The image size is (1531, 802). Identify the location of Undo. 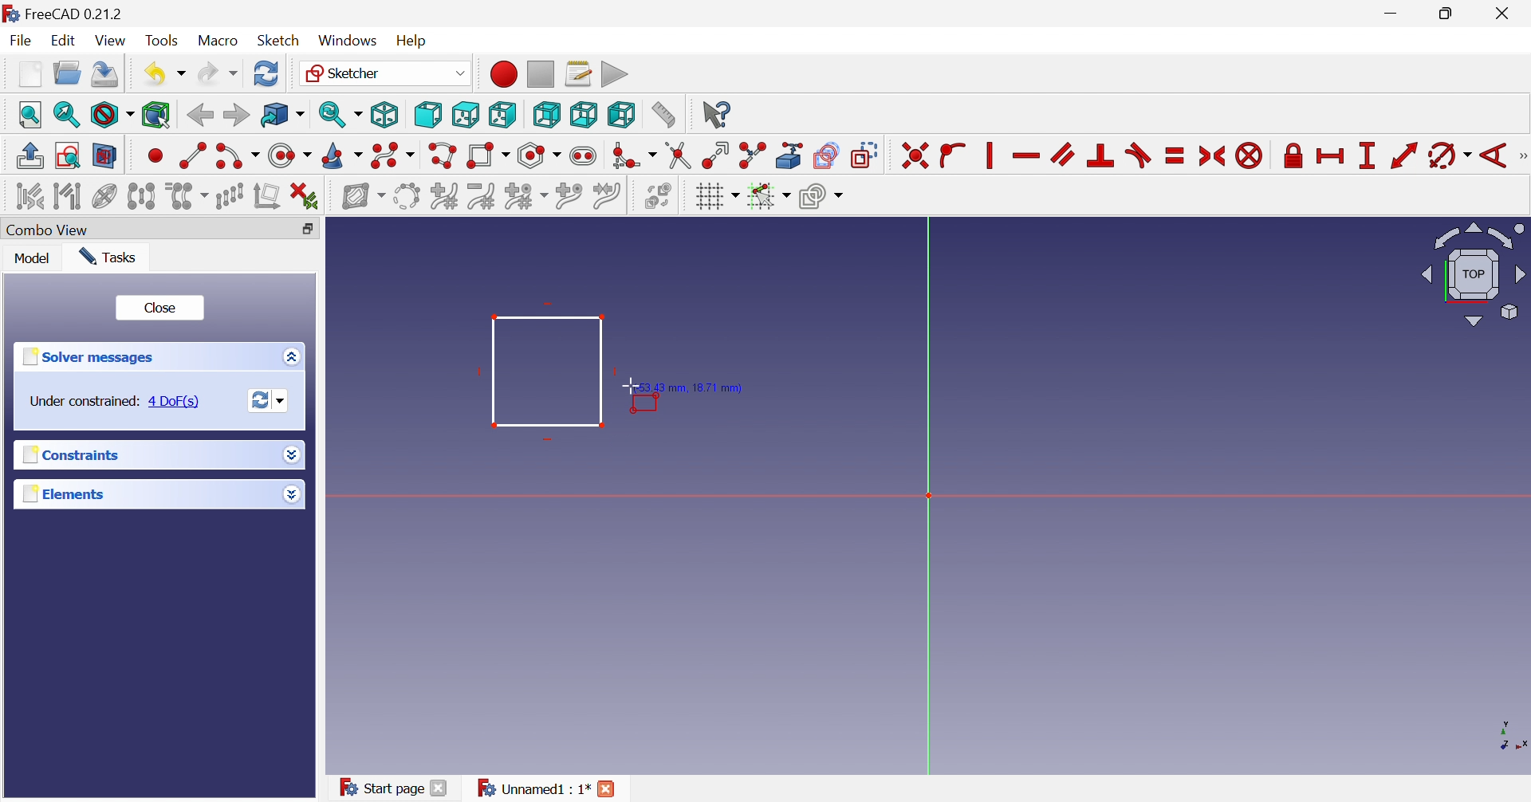
(163, 74).